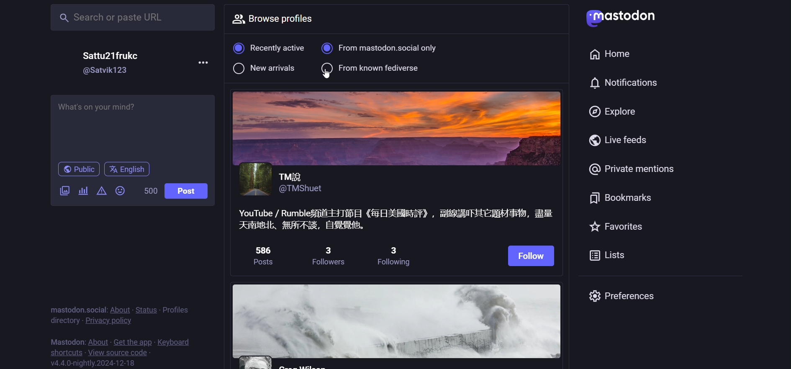 The width and height of the screenshot is (791, 369). Describe the element at coordinates (109, 71) in the screenshot. I see `@Satvik123` at that location.